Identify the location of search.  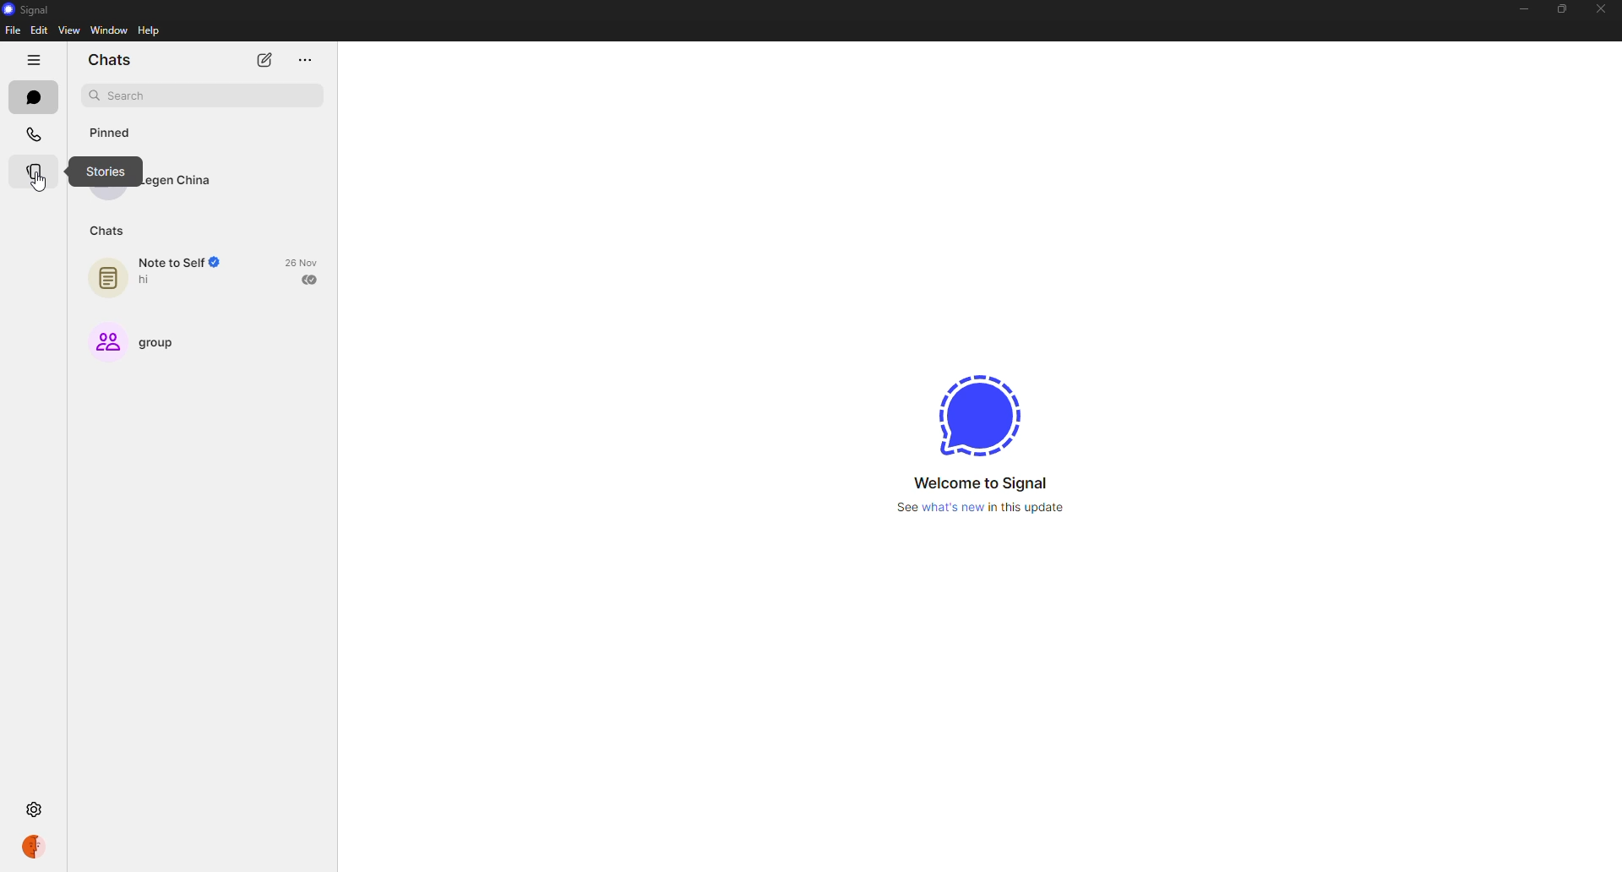
(202, 95).